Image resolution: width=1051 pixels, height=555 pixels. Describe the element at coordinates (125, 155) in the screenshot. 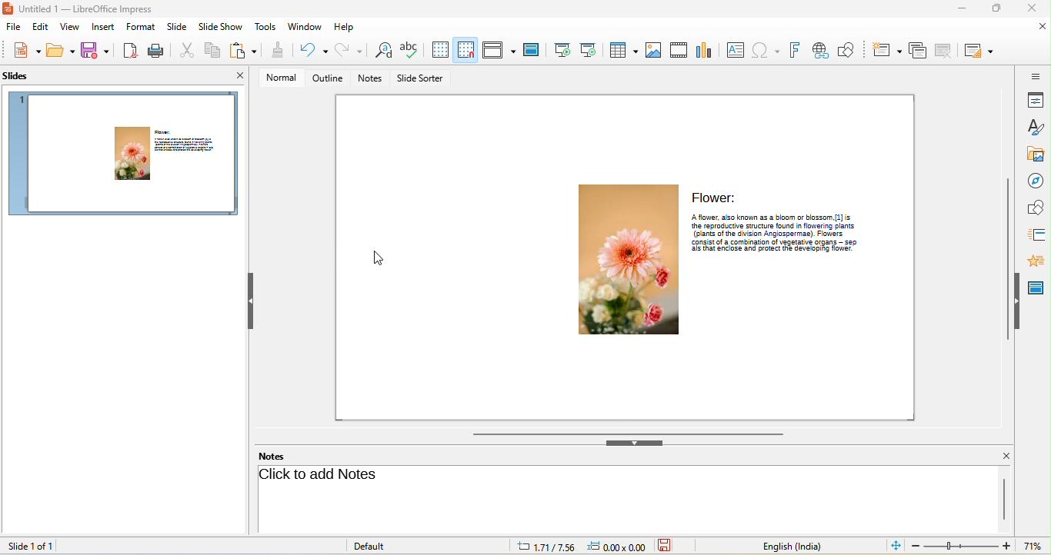

I see `slide 1` at that location.